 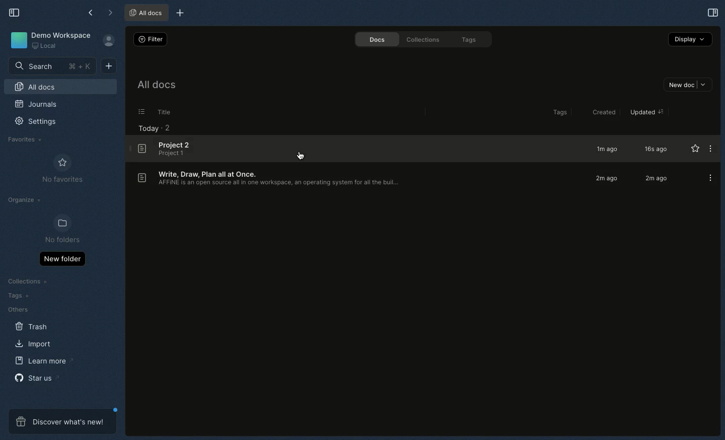 What do you see at coordinates (695, 147) in the screenshot?
I see `Favourite` at bounding box center [695, 147].